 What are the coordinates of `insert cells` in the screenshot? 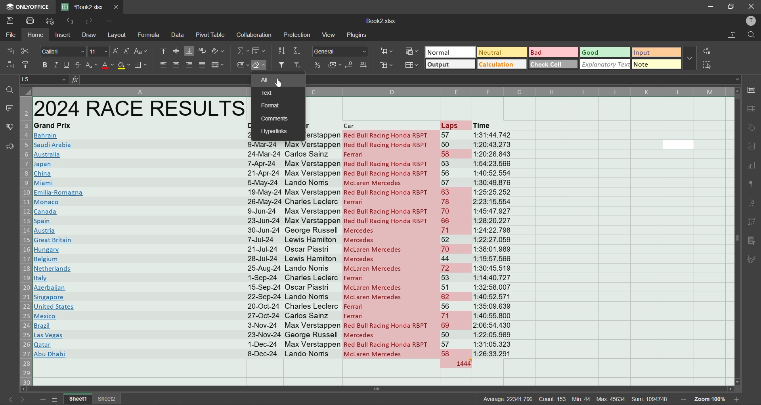 It's located at (388, 51).